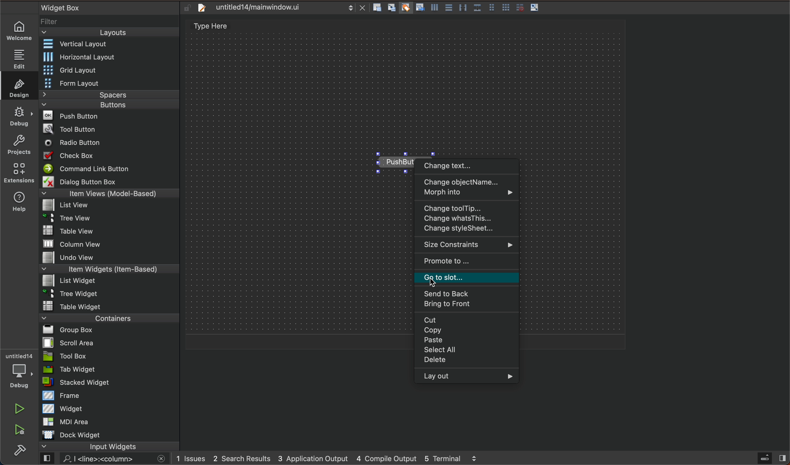  What do you see at coordinates (535, 8) in the screenshot?
I see `` at bounding box center [535, 8].